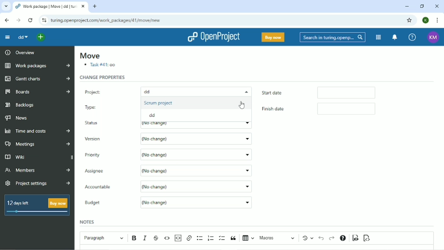 Image resolution: width=444 pixels, height=250 pixels. What do you see at coordinates (159, 103) in the screenshot?
I see `Scrum project` at bounding box center [159, 103].